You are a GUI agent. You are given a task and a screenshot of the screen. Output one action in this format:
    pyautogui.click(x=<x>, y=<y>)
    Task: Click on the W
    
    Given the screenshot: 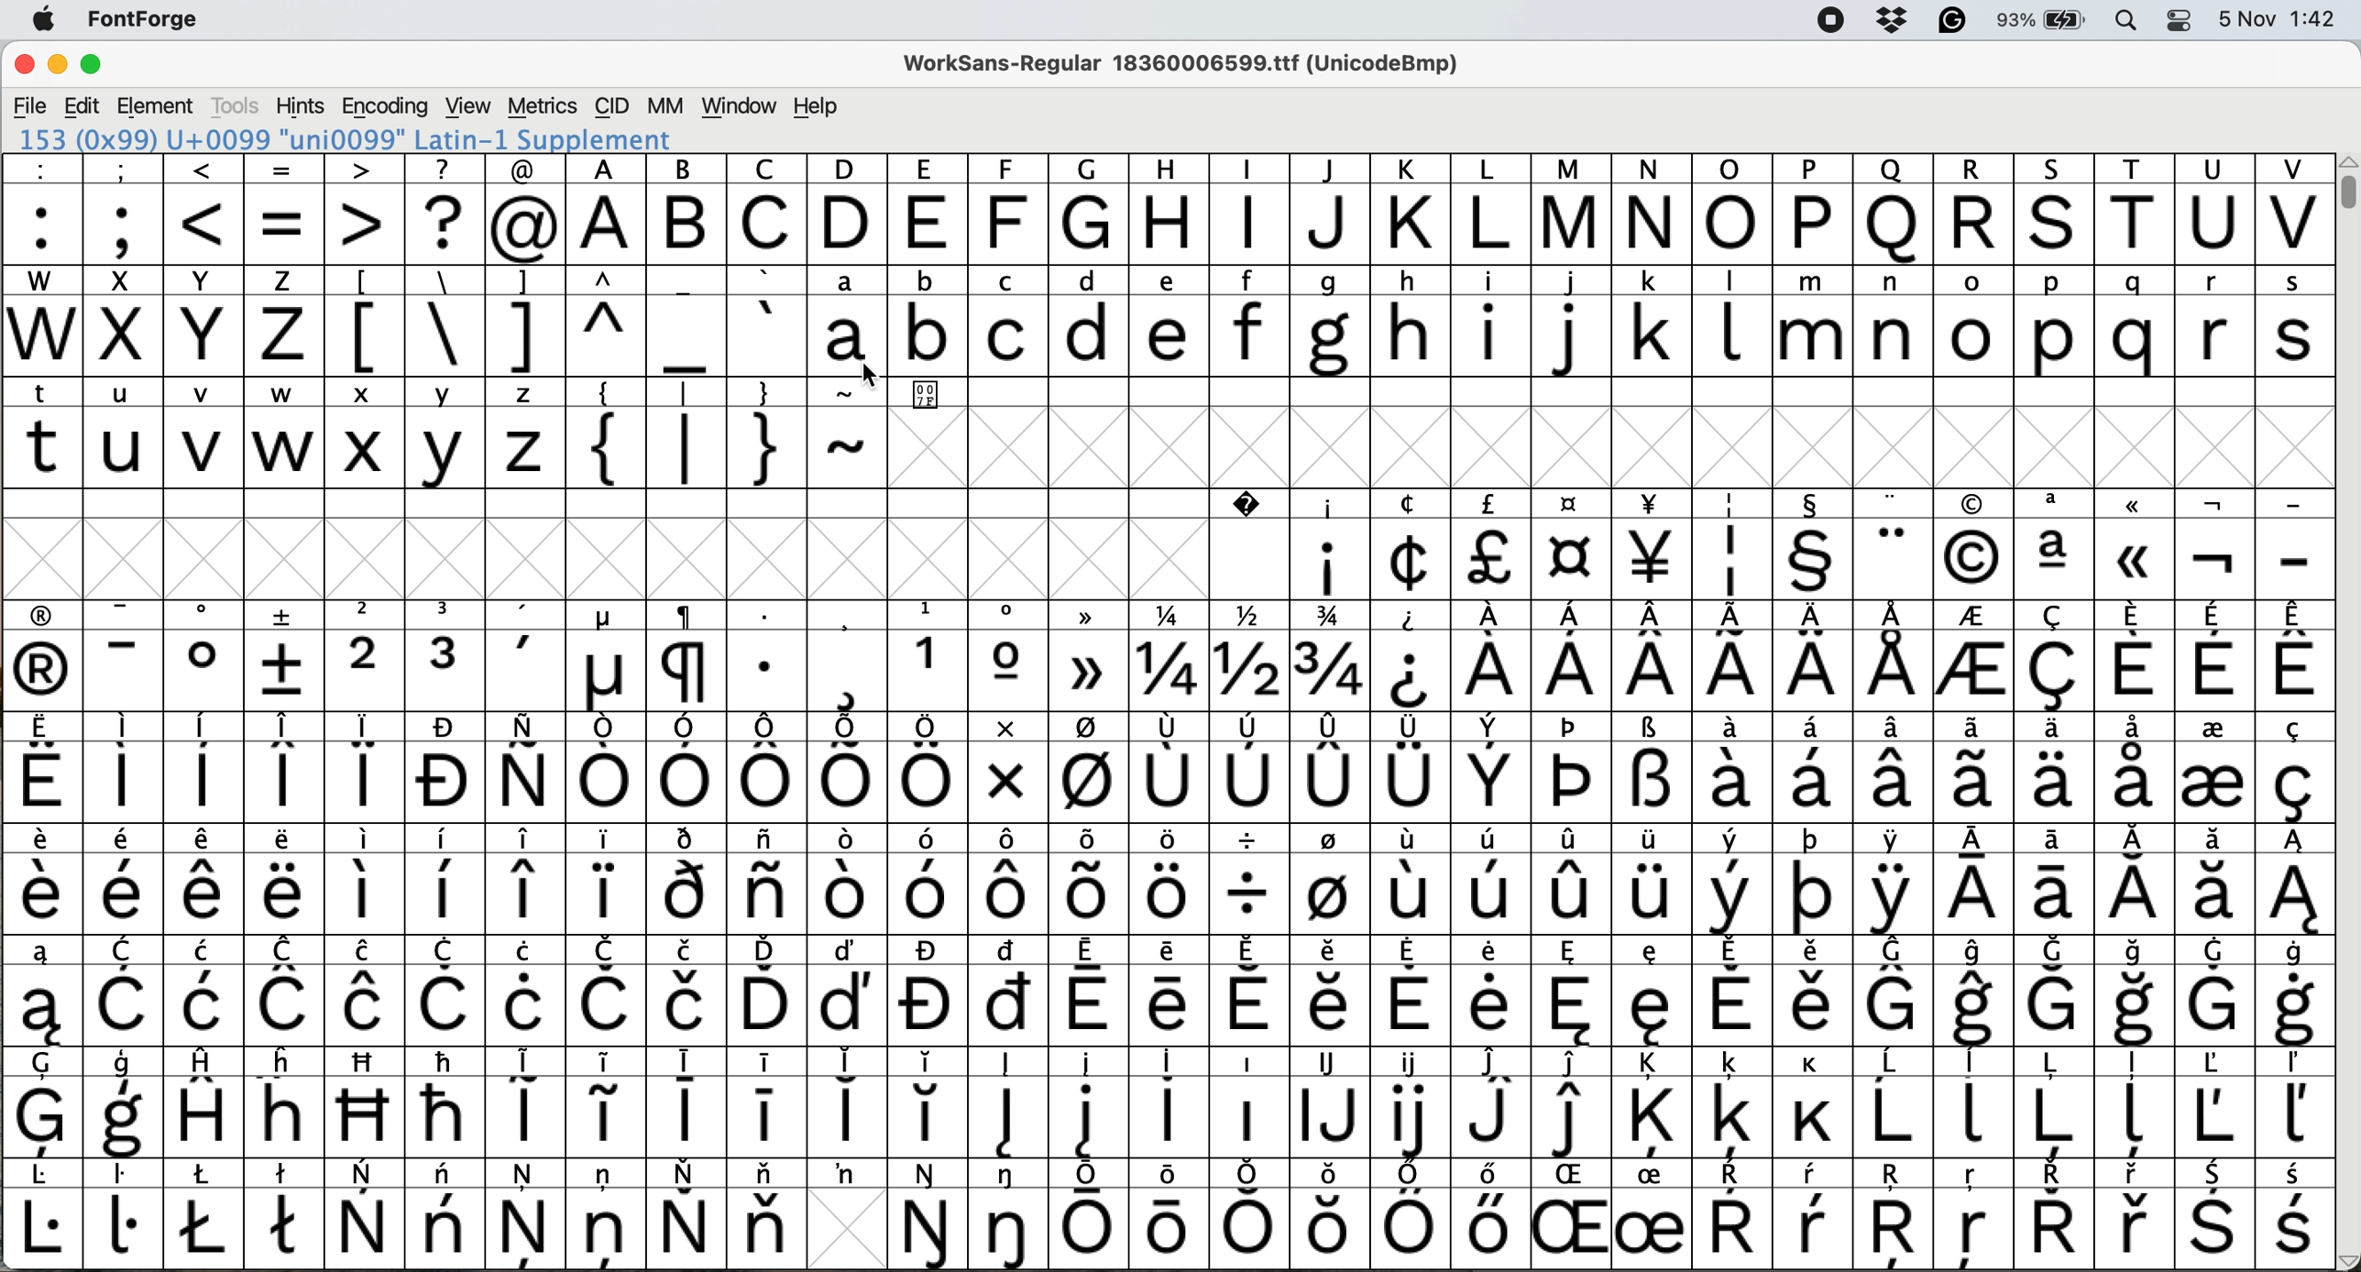 What is the action you would take?
    pyautogui.click(x=45, y=322)
    